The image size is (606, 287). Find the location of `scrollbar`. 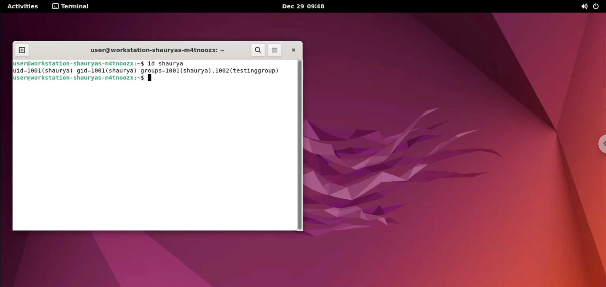

scrollbar is located at coordinates (301, 145).